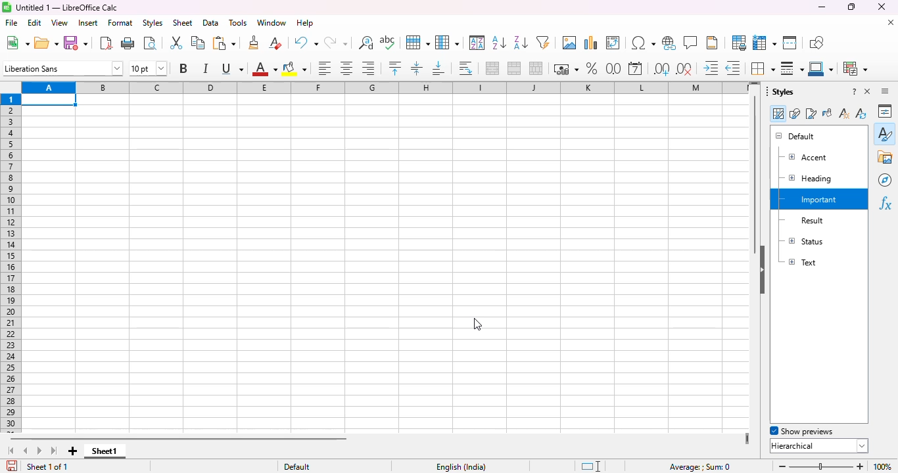 The height and width of the screenshot is (473, 898). What do you see at coordinates (105, 451) in the screenshot?
I see `sheet1` at bounding box center [105, 451].